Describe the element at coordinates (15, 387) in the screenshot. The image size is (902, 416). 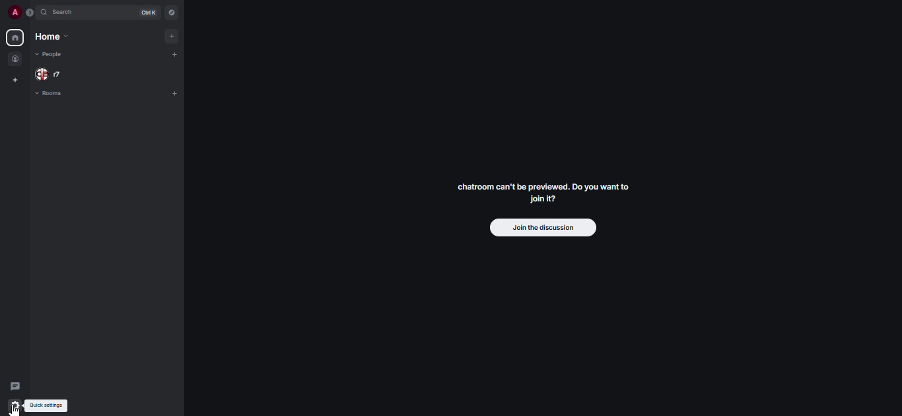
I see `threads` at that location.